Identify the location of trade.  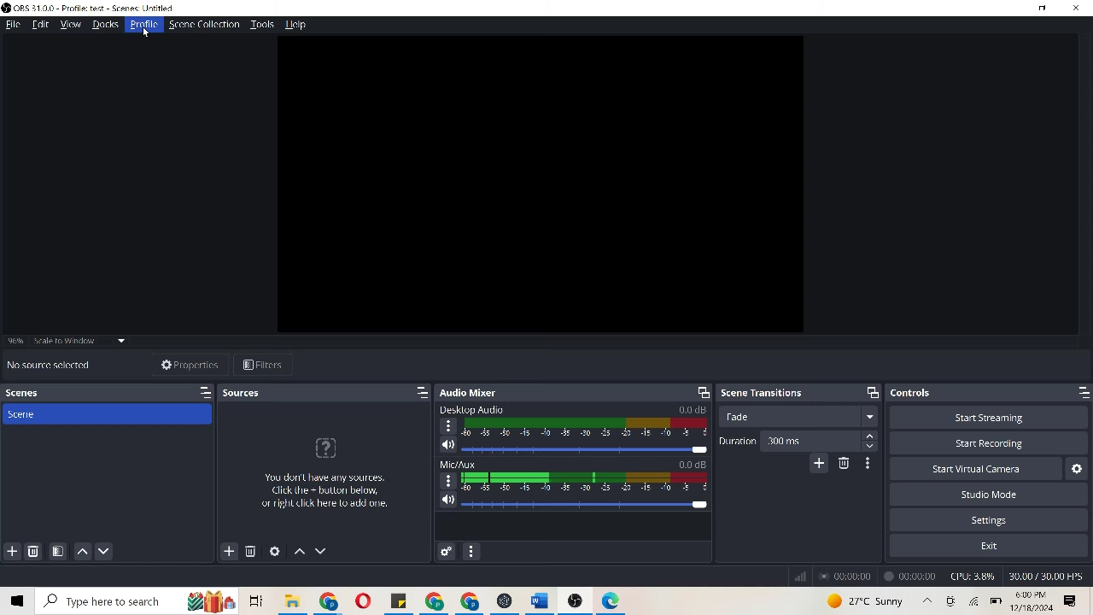
(796, 418).